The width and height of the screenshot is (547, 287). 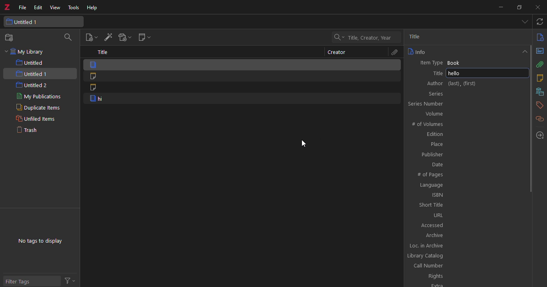 What do you see at coordinates (468, 235) in the screenshot?
I see `archive` at bounding box center [468, 235].